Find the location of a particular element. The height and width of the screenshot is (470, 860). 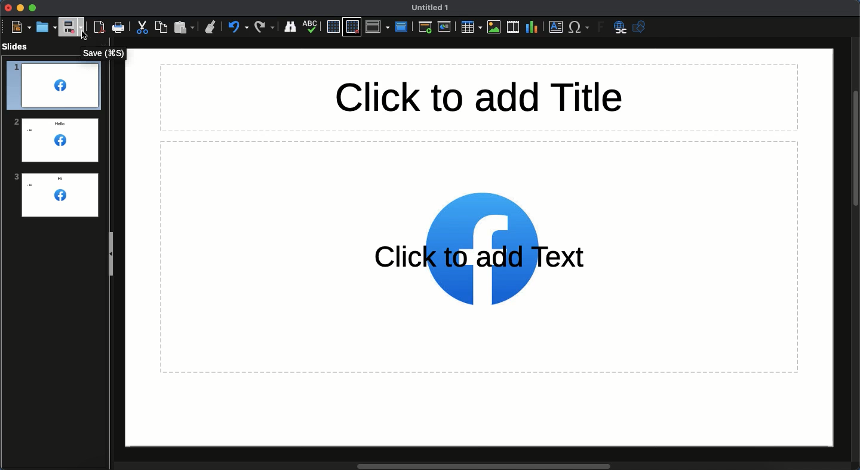

Characters is located at coordinates (580, 28).